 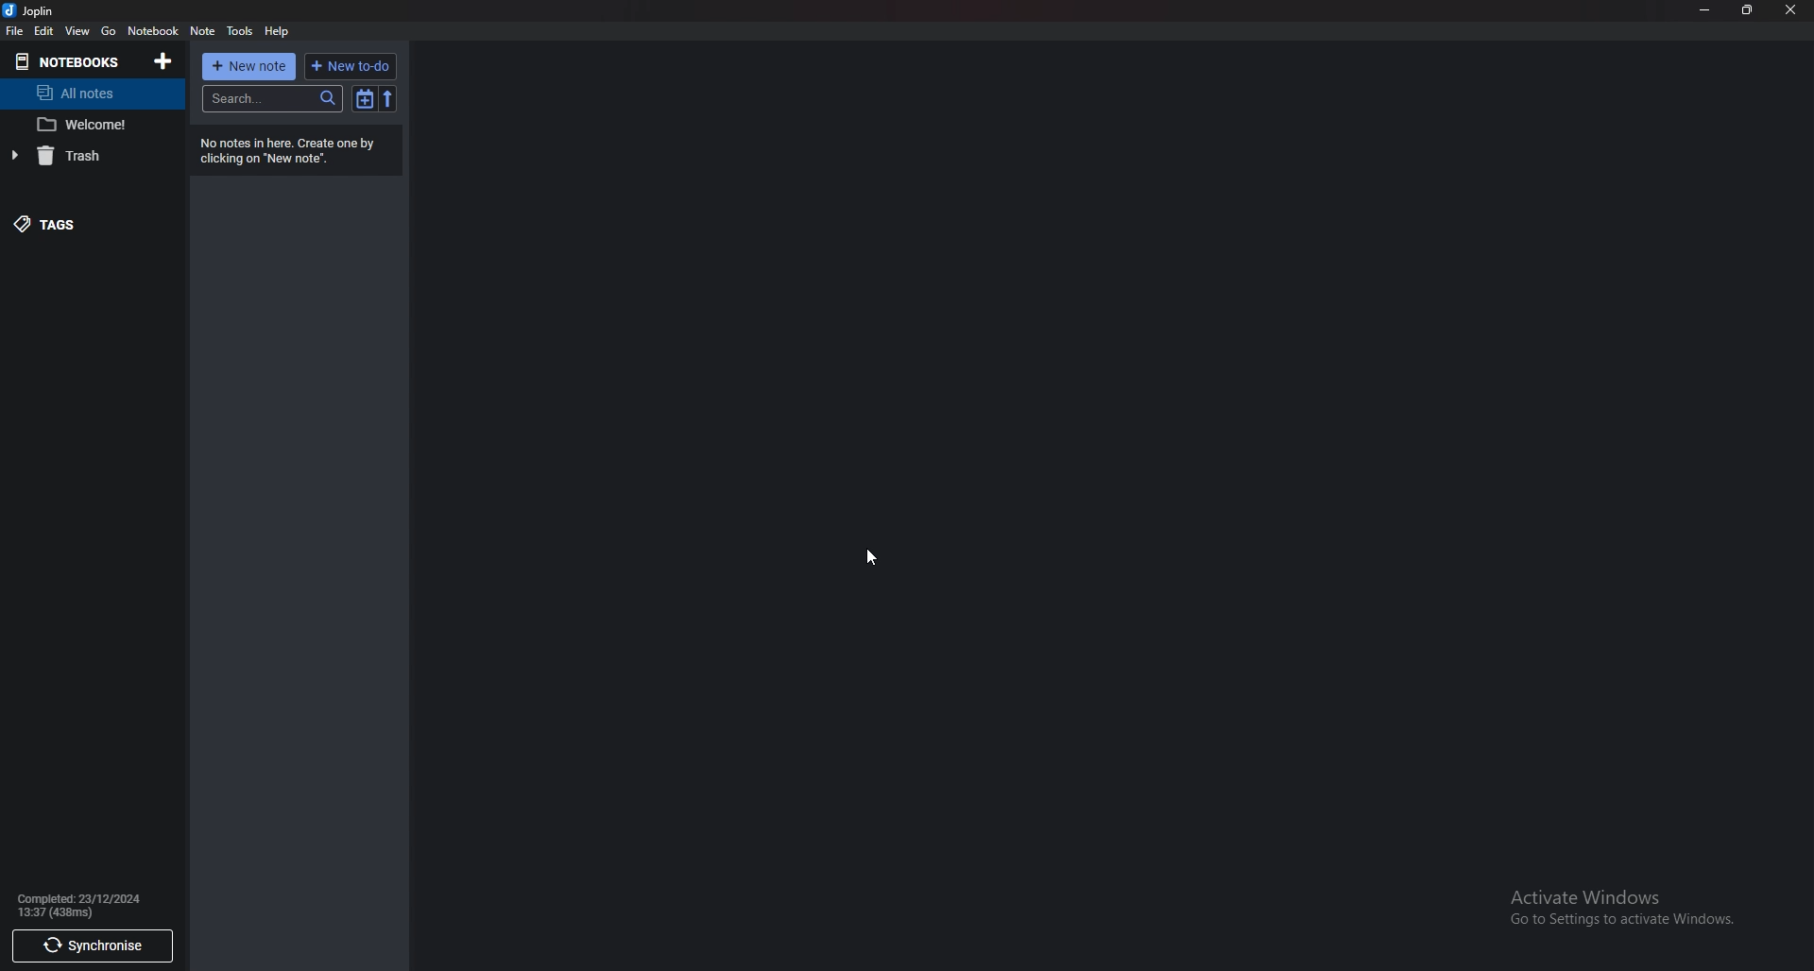 What do you see at coordinates (96, 96) in the screenshot?
I see `All notes` at bounding box center [96, 96].